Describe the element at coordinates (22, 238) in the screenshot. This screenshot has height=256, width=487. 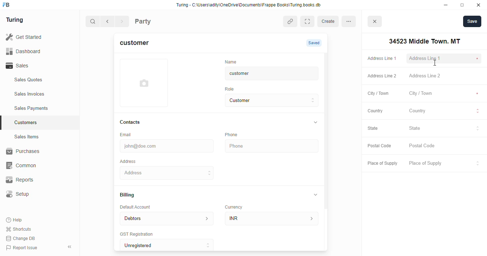
I see `Change DB` at that location.